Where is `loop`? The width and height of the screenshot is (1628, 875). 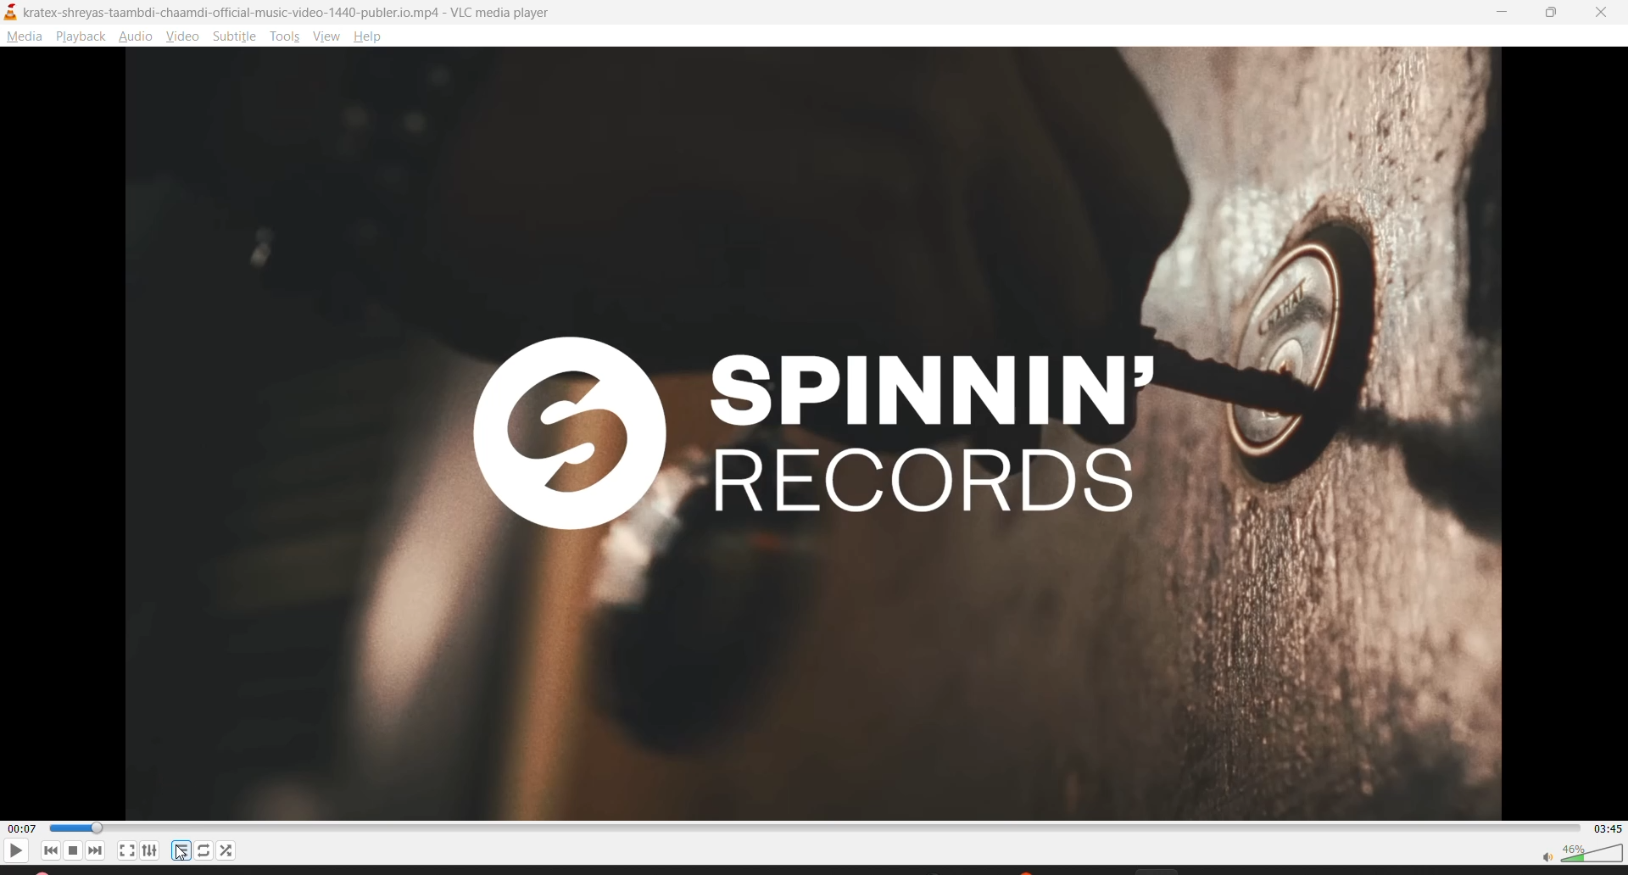 loop is located at coordinates (206, 850).